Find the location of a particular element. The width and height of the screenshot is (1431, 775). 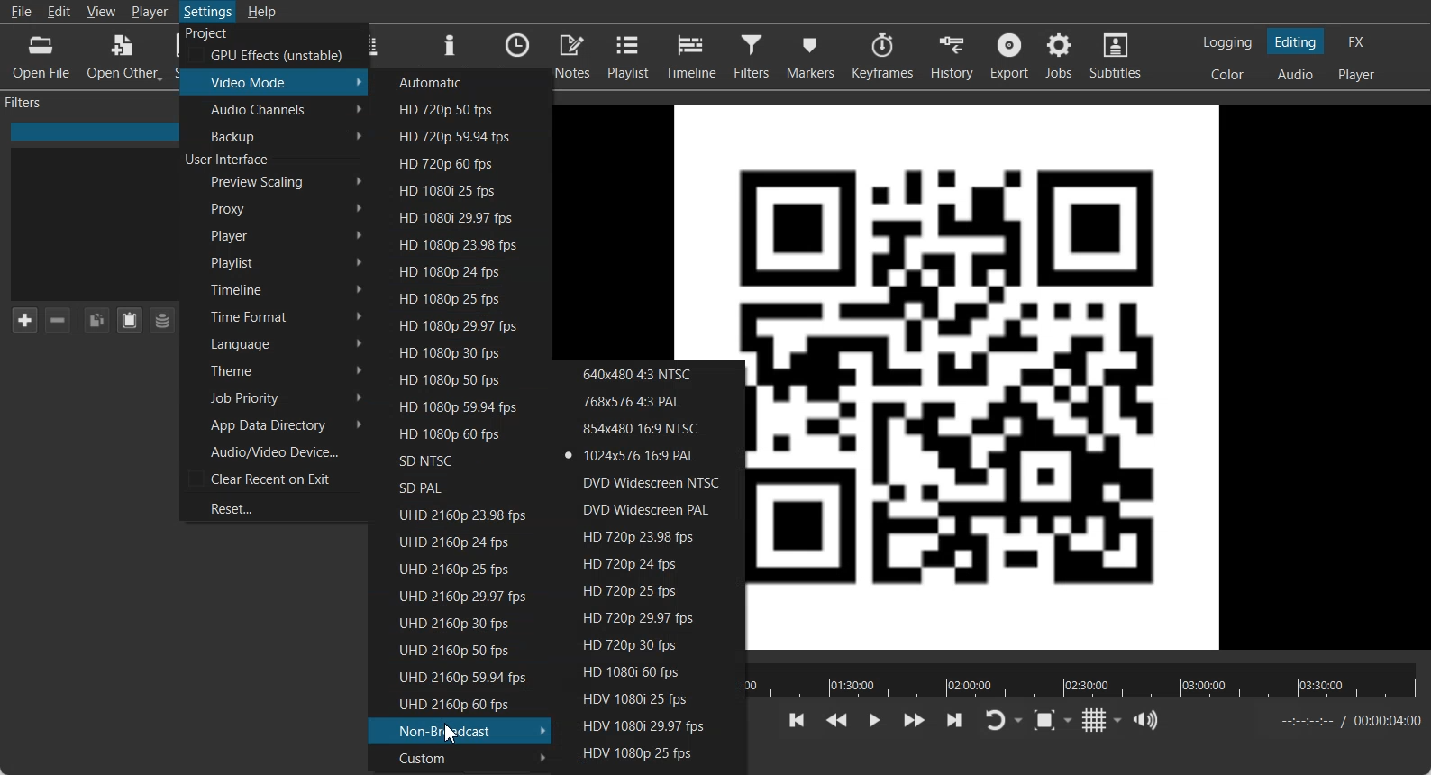

HD 1080p 30 fps is located at coordinates (456, 351).